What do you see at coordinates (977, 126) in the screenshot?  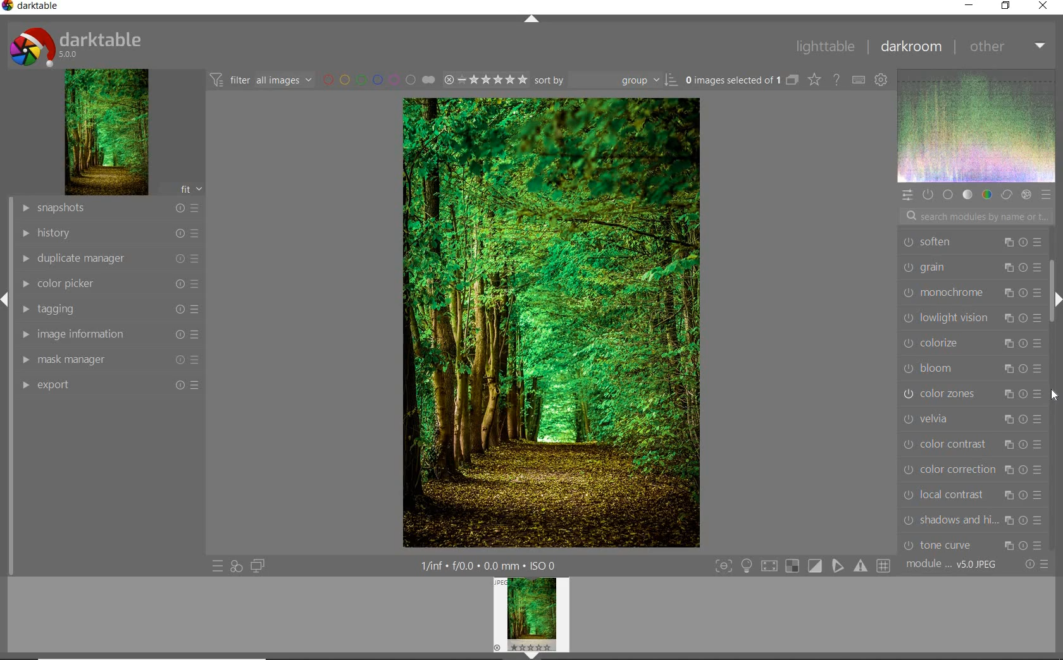 I see `WAVEFORM` at bounding box center [977, 126].